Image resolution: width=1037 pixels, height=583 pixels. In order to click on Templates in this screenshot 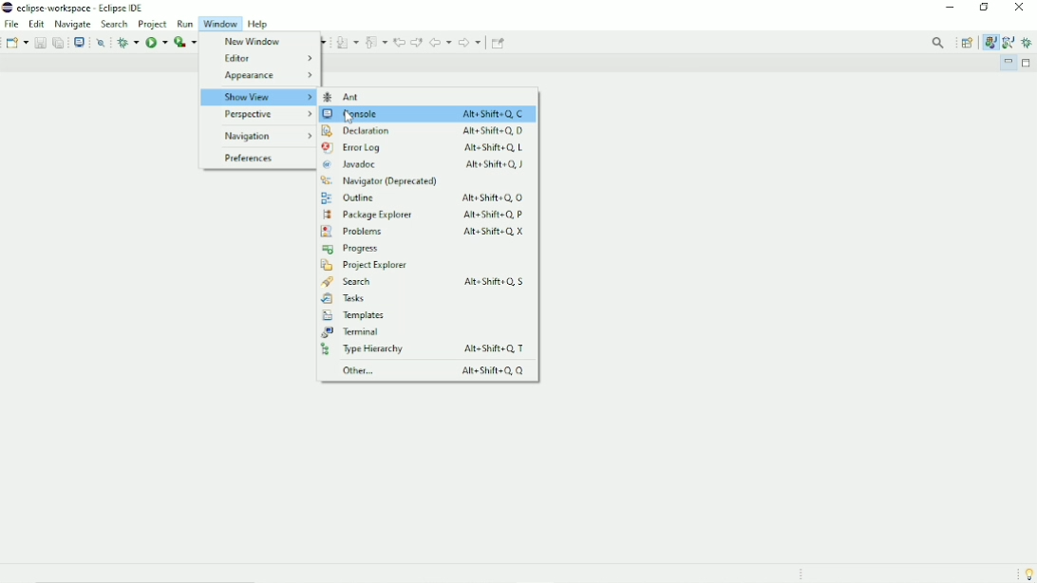, I will do `click(353, 316)`.